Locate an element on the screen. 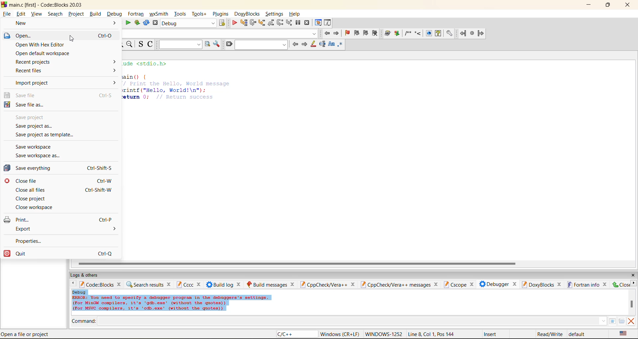 This screenshot has width=638, height=339. logs and others is located at coordinates (89, 275).